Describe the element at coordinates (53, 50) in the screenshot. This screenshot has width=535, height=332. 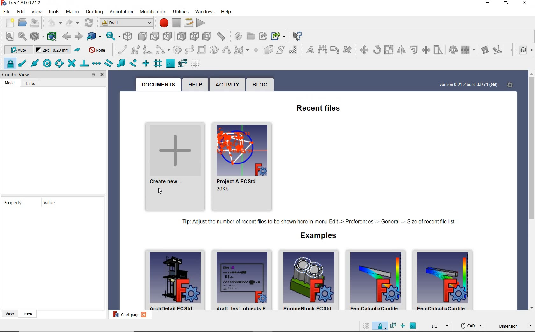
I see `change default style for new objects` at that location.